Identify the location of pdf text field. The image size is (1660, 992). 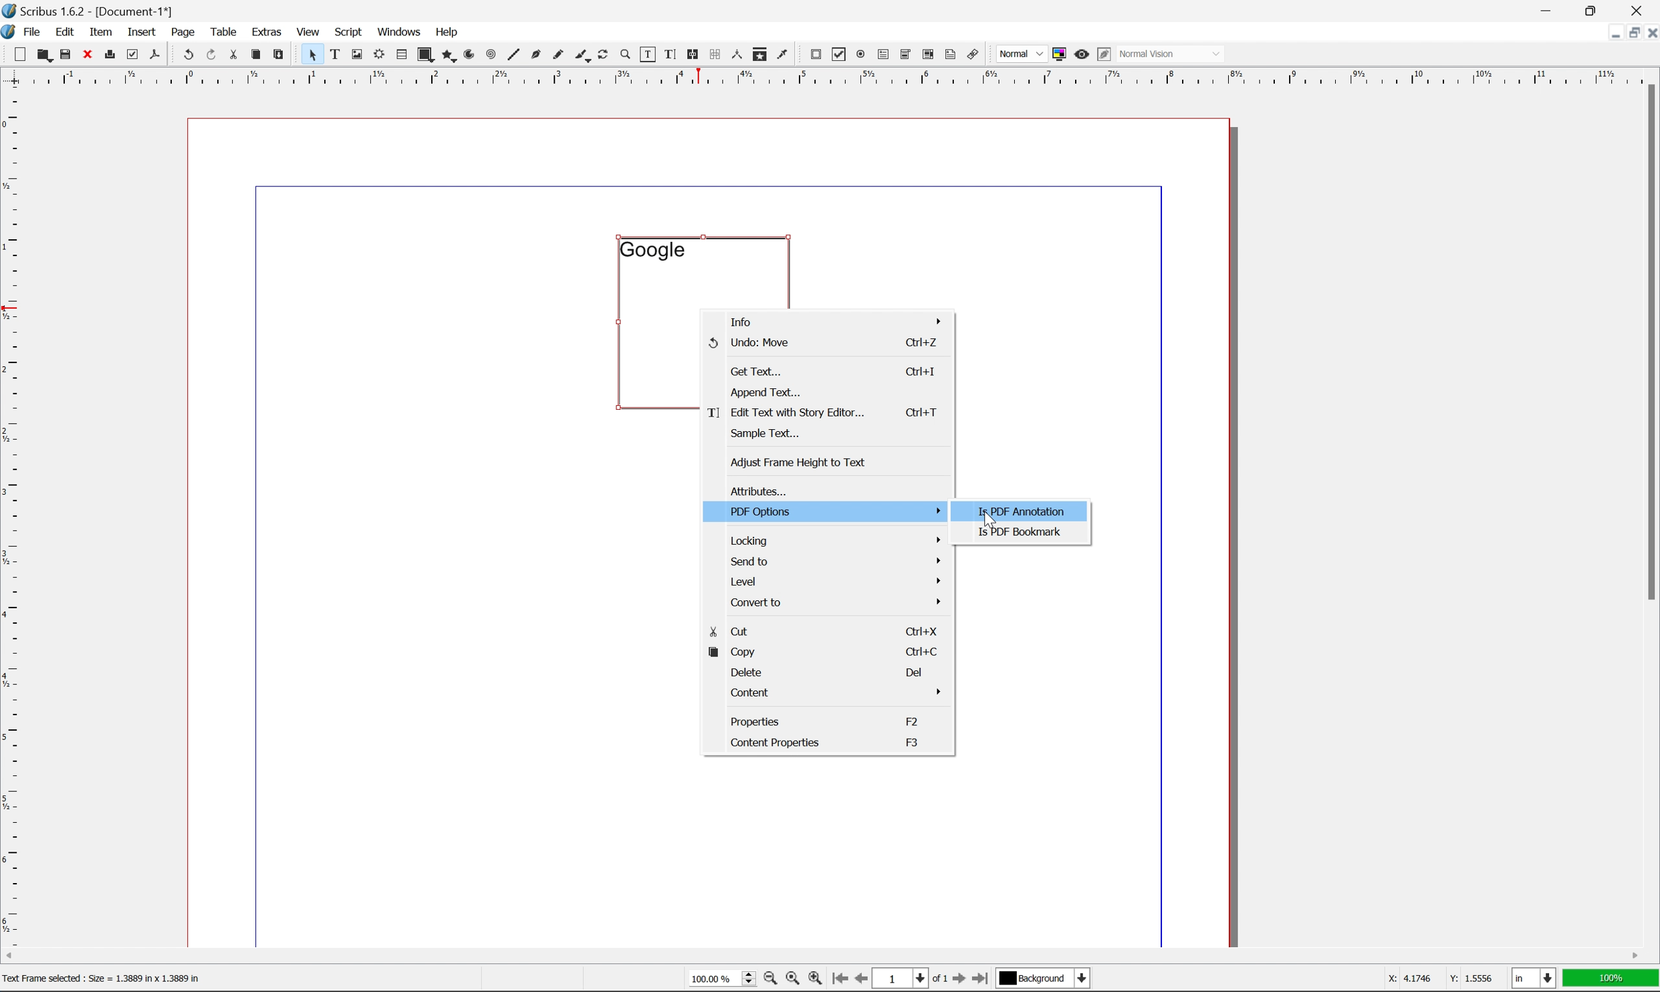
(881, 55).